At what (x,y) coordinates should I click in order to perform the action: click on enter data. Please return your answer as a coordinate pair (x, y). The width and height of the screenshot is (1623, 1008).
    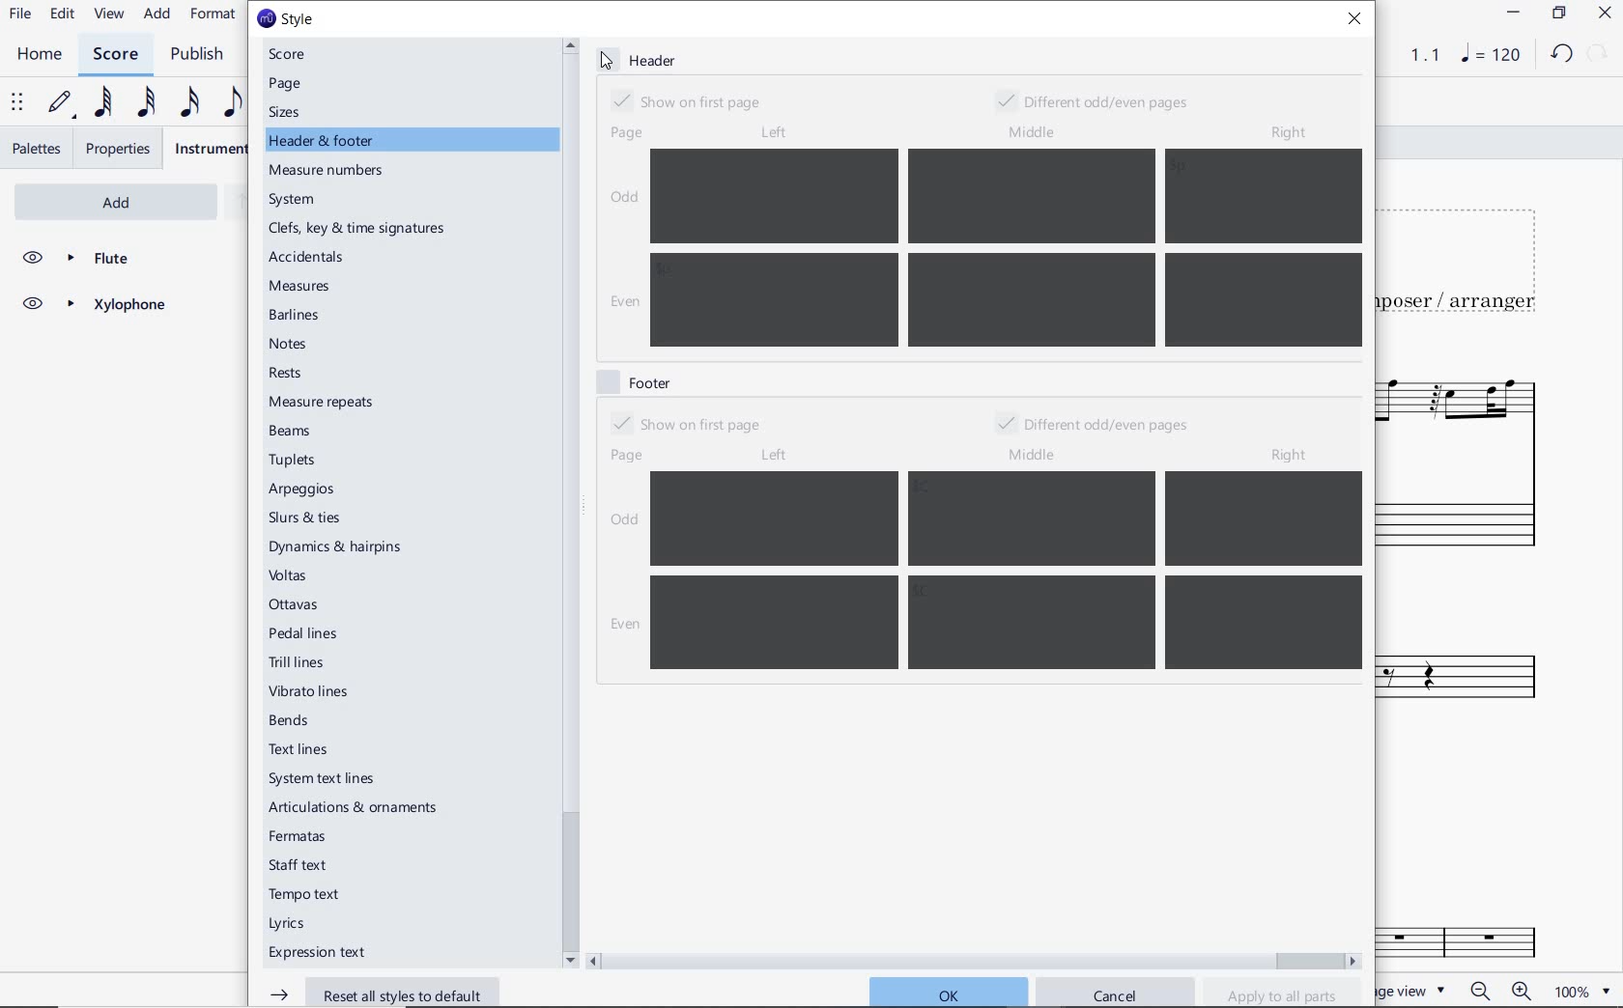
    Looking at the image, I should click on (1009, 572).